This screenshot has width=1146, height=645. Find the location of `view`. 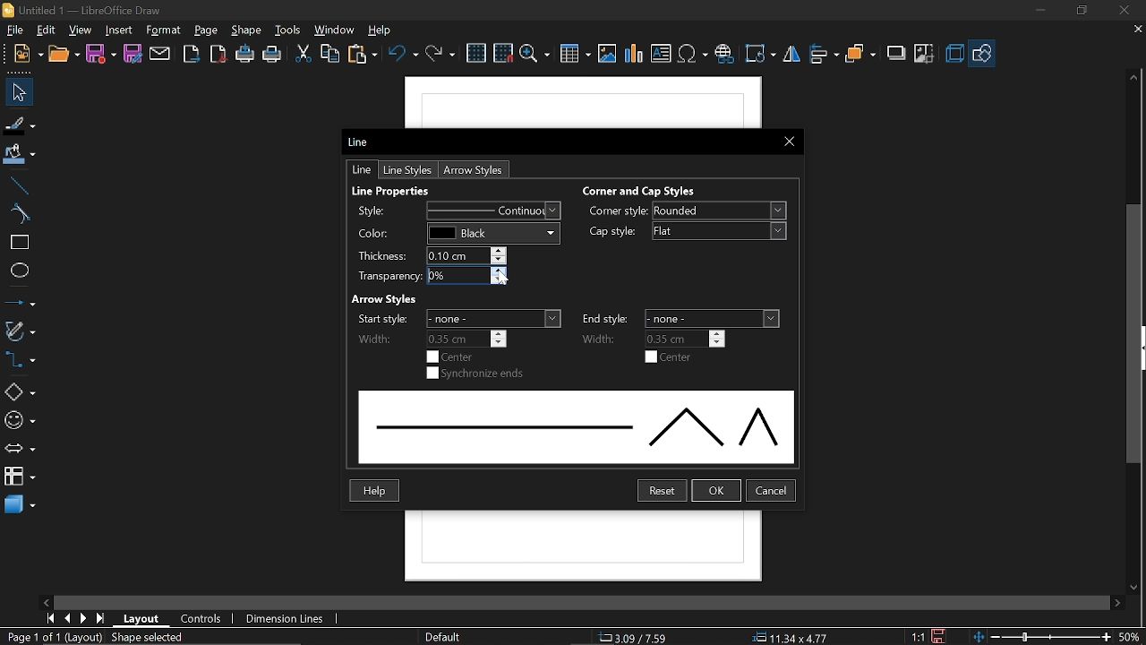

view is located at coordinates (81, 31).